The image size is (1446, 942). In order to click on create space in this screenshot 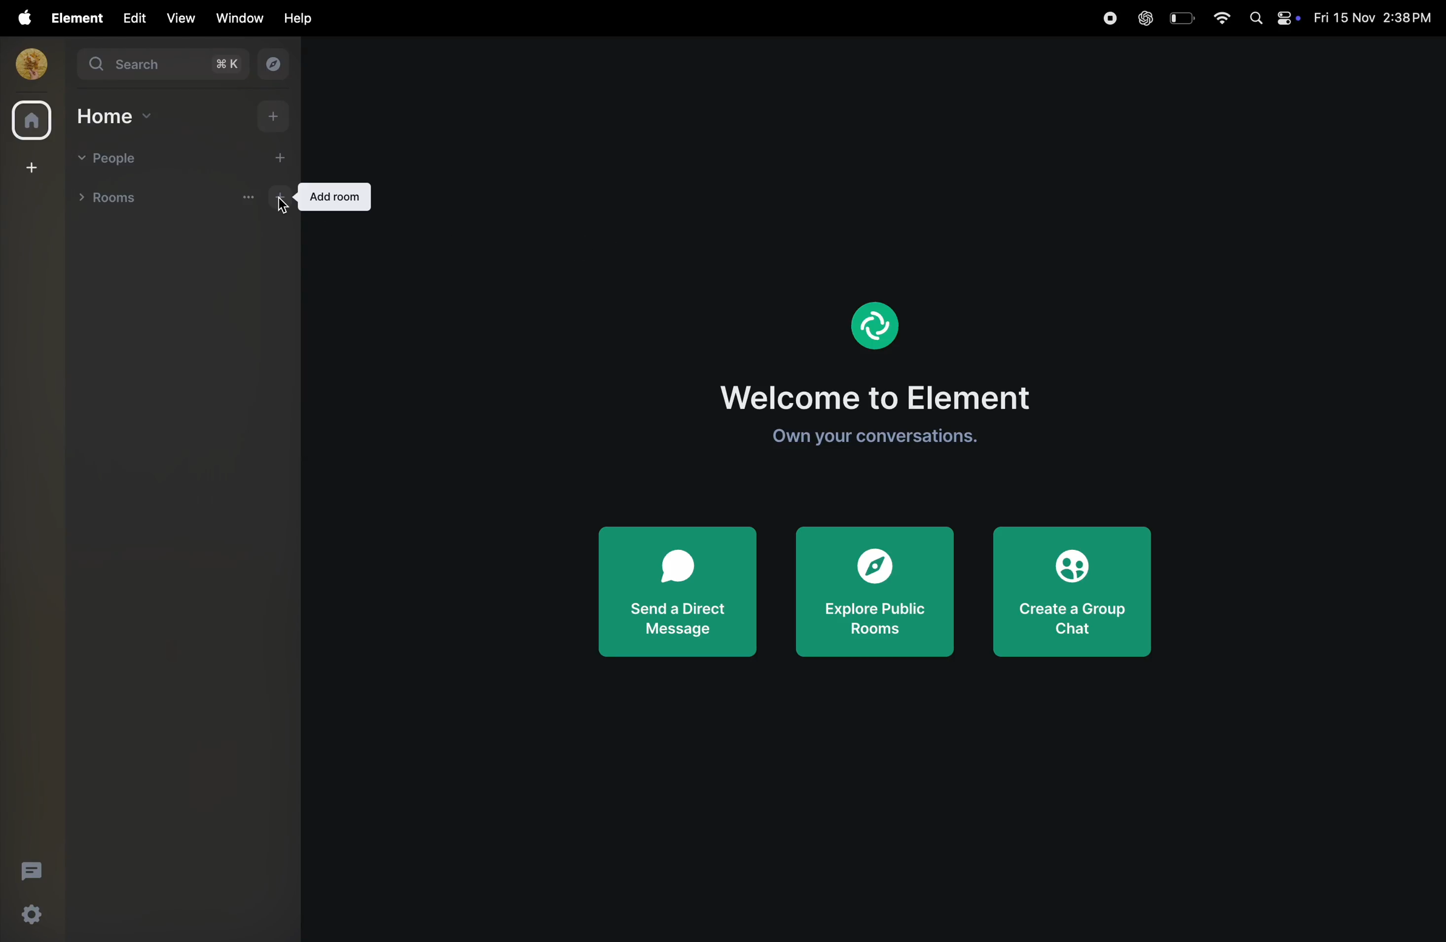, I will do `click(29, 166)`.